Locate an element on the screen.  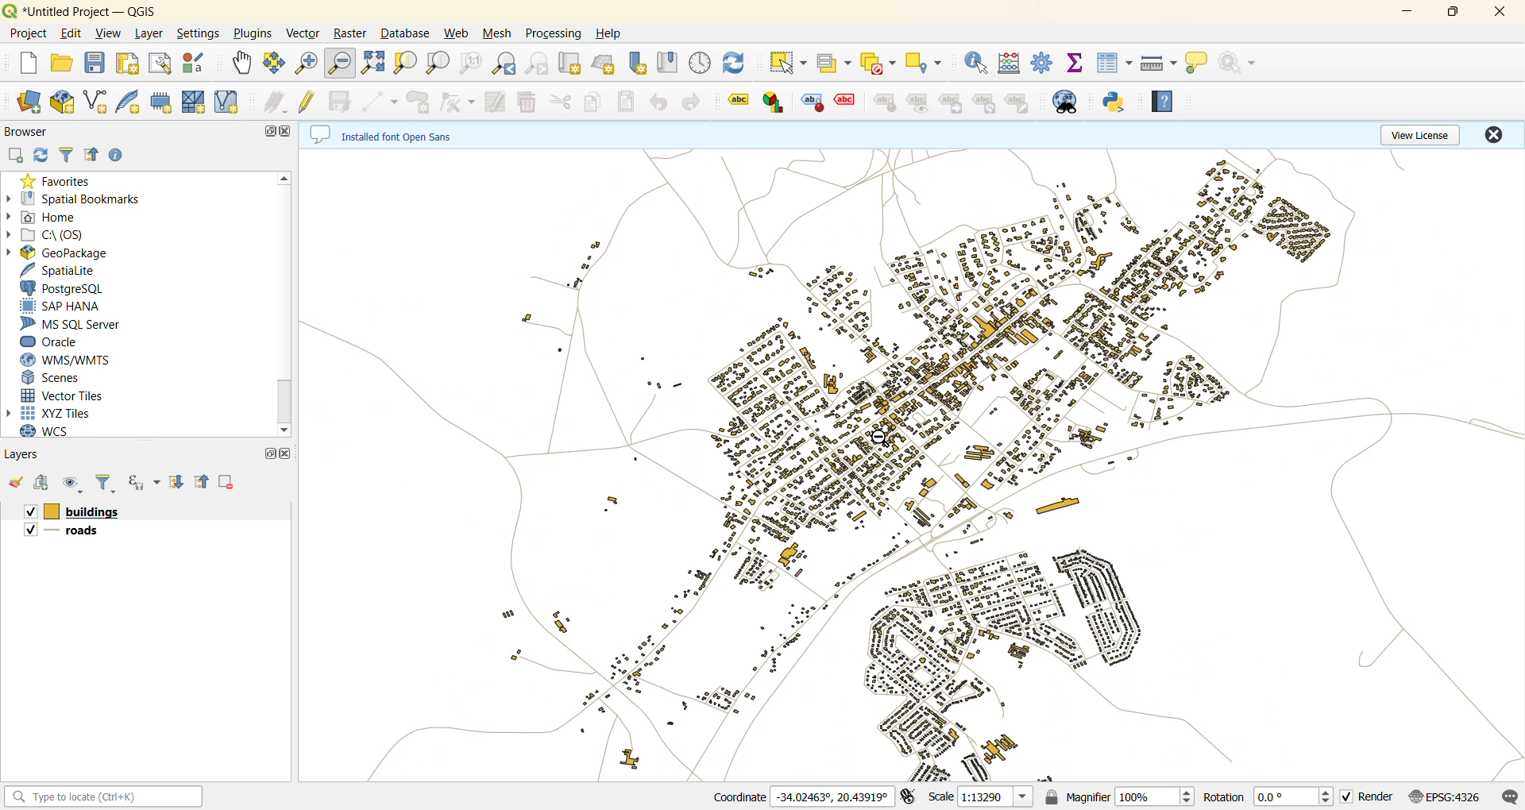
temporary scratch layer is located at coordinates (164, 102).